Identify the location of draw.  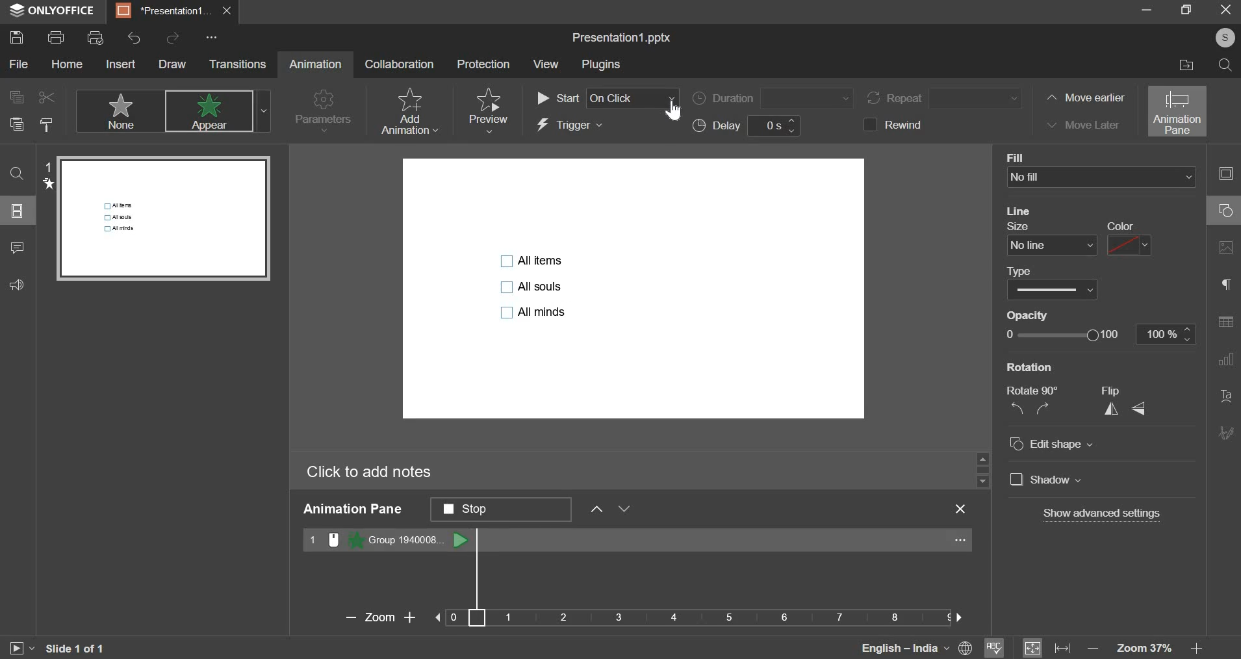
(172, 64).